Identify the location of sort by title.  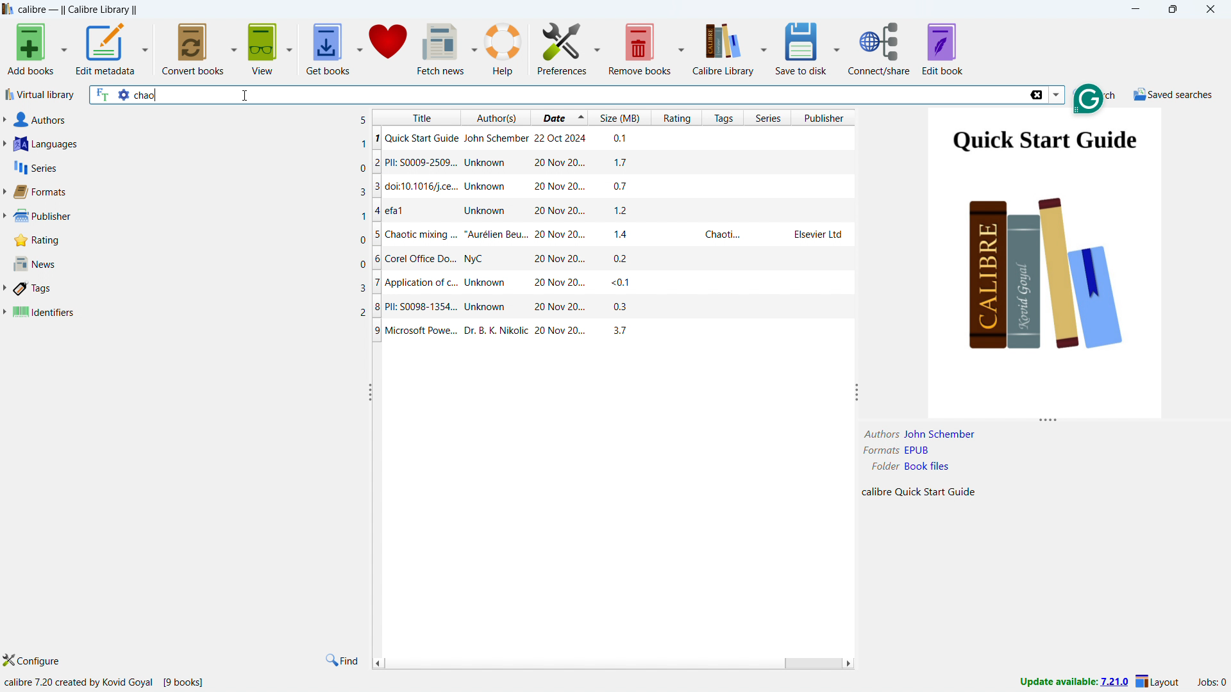
(417, 116).